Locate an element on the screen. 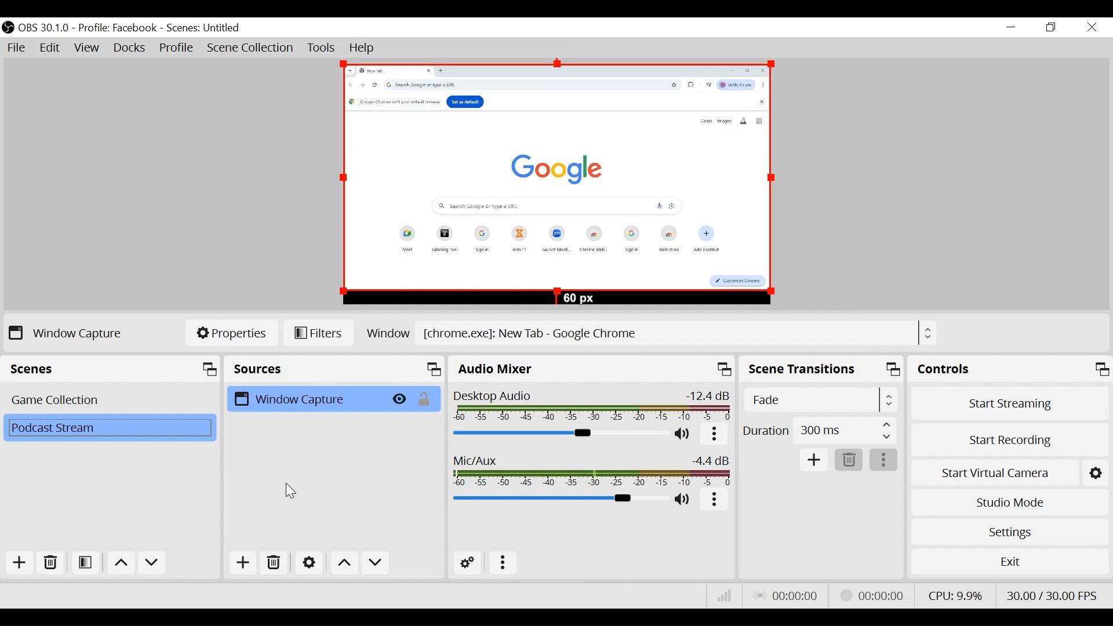 This screenshot has height=626, width=1113. Exit is located at coordinates (1010, 563).